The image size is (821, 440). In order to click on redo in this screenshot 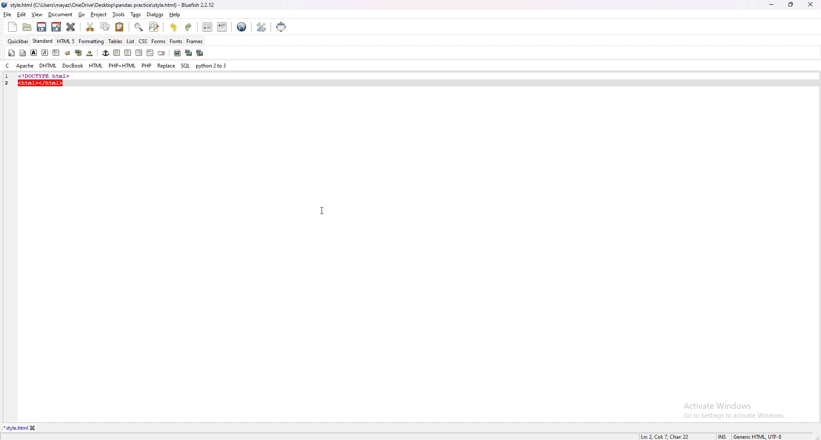, I will do `click(188, 27)`.